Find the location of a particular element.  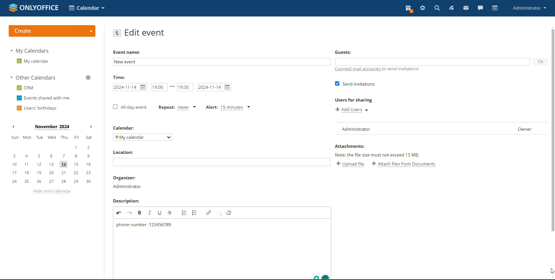

list of users is located at coordinates (441, 128).